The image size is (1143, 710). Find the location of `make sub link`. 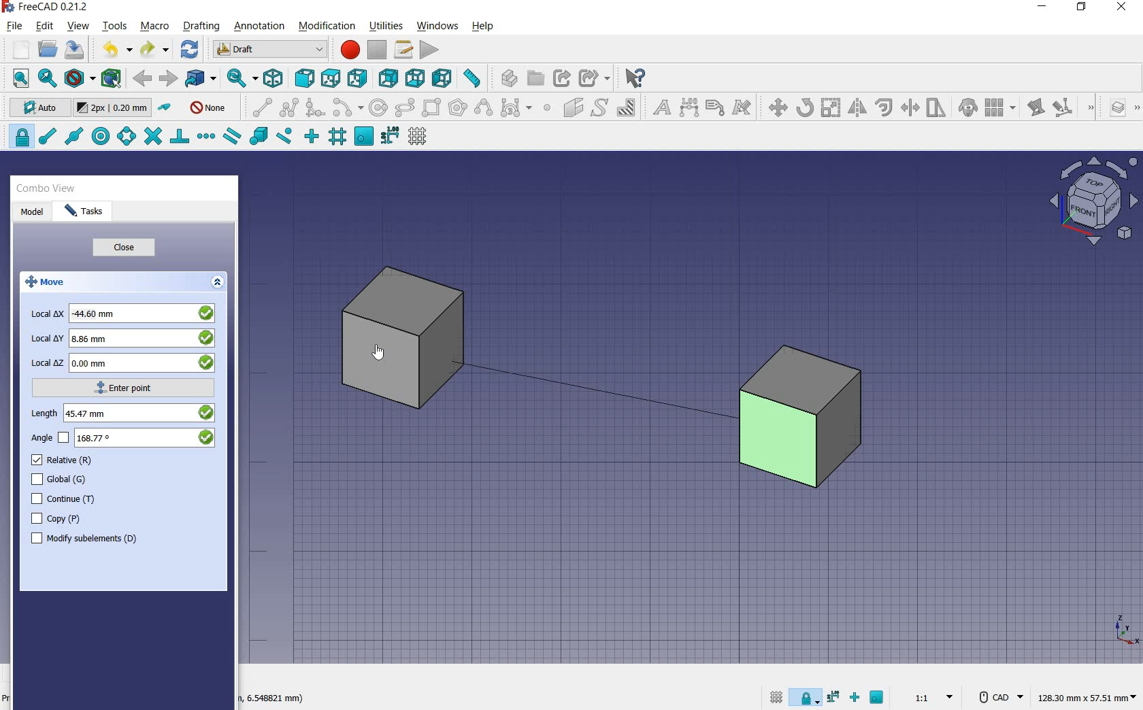

make sub link is located at coordinates (594, 78).